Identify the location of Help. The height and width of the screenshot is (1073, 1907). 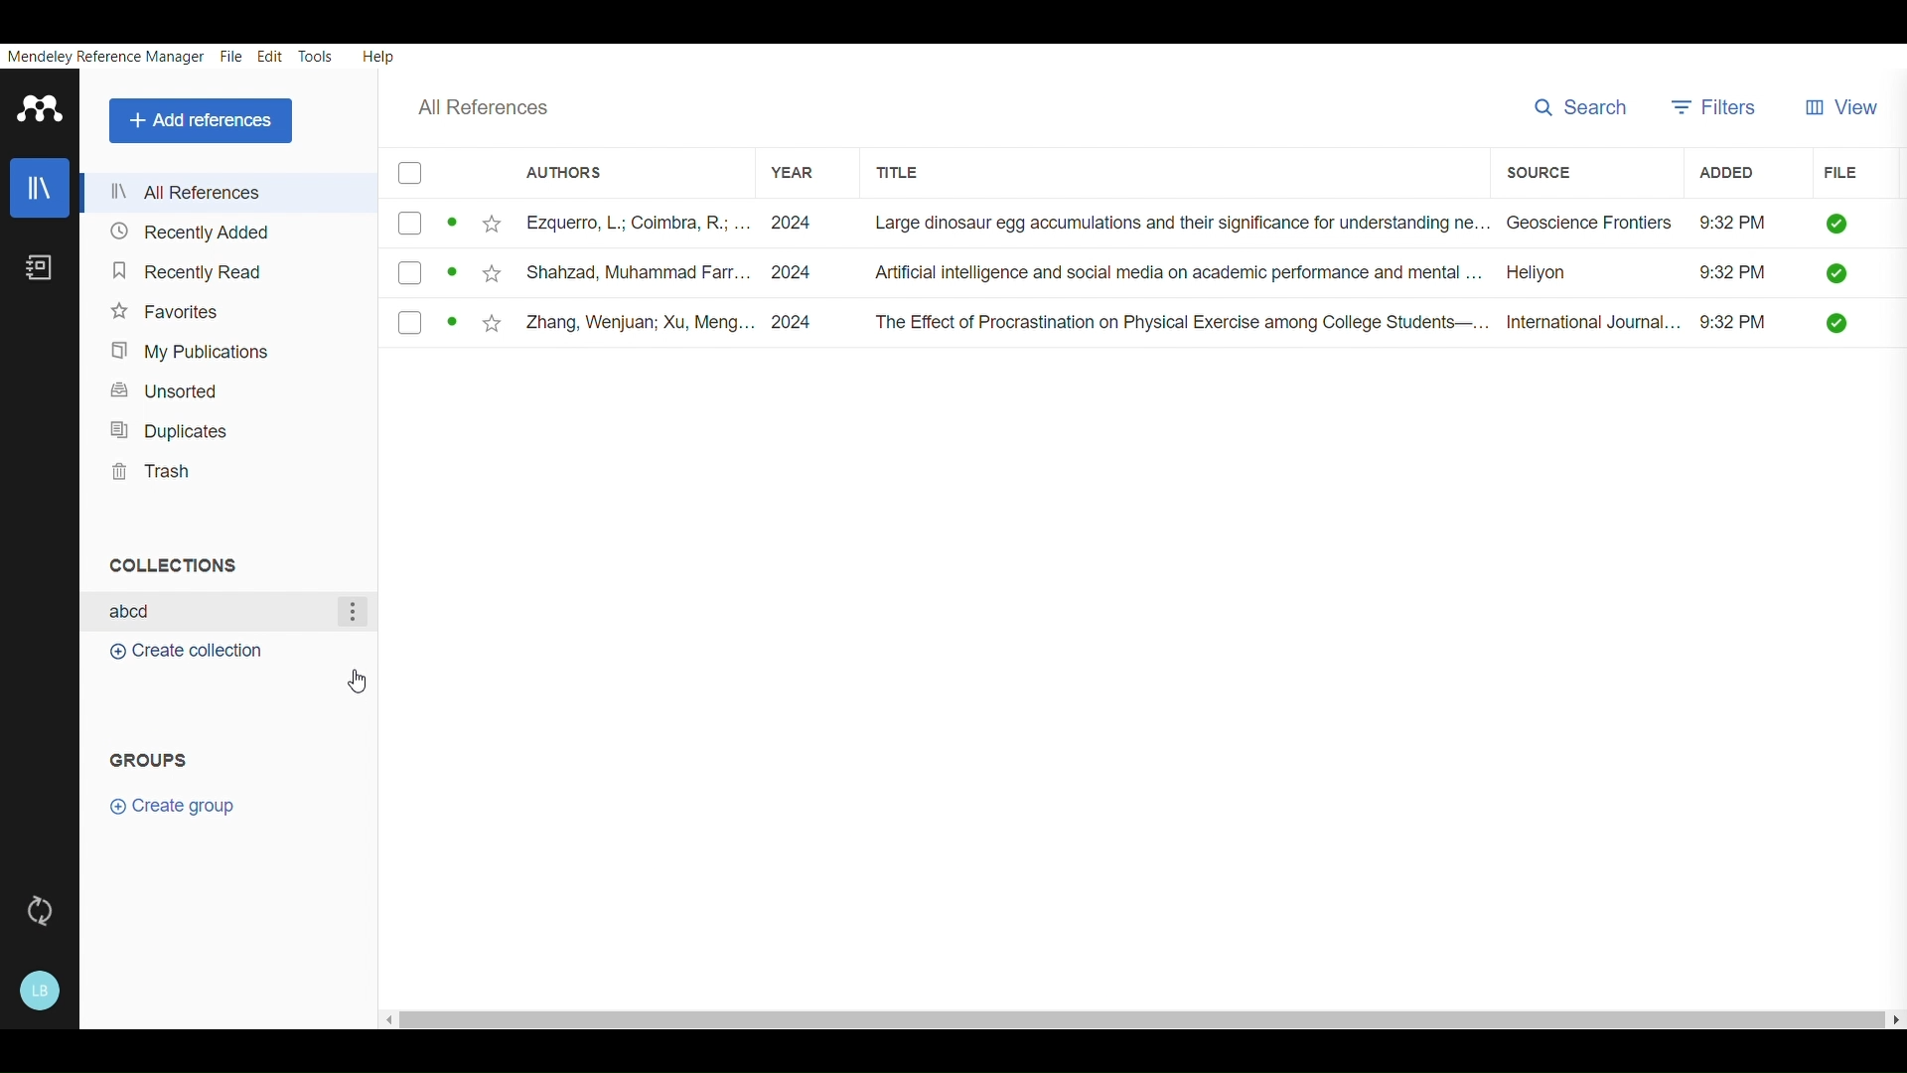
(381, 54).